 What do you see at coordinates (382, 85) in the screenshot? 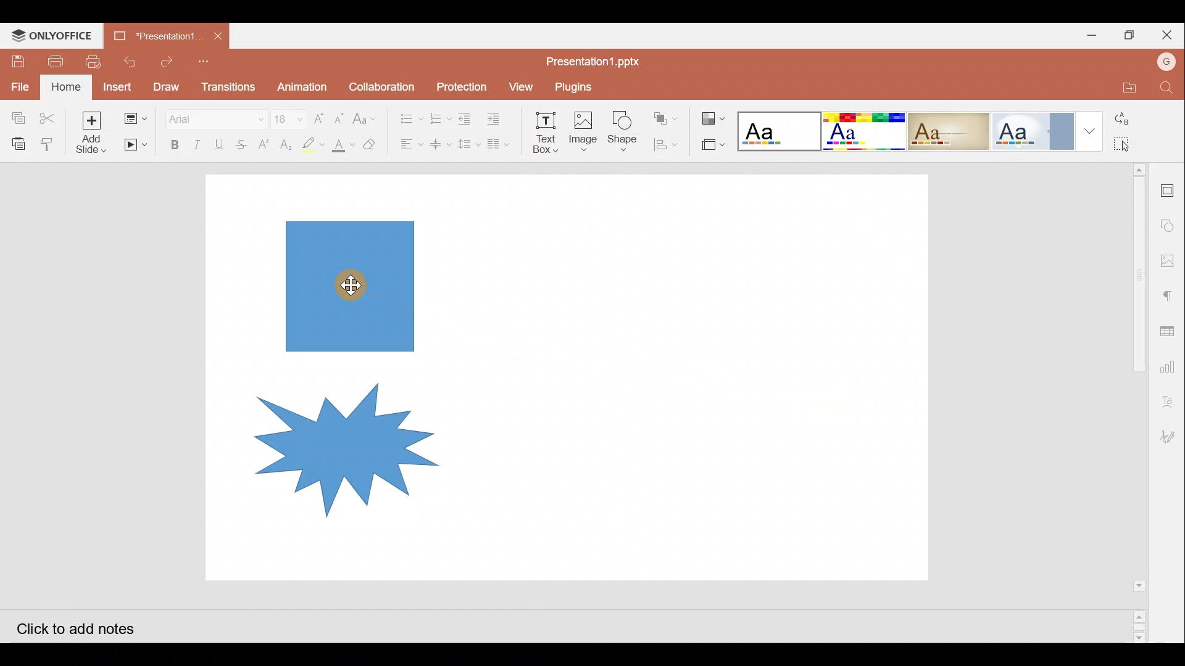
I see `Collaboration` at bounding box center [382, 85].